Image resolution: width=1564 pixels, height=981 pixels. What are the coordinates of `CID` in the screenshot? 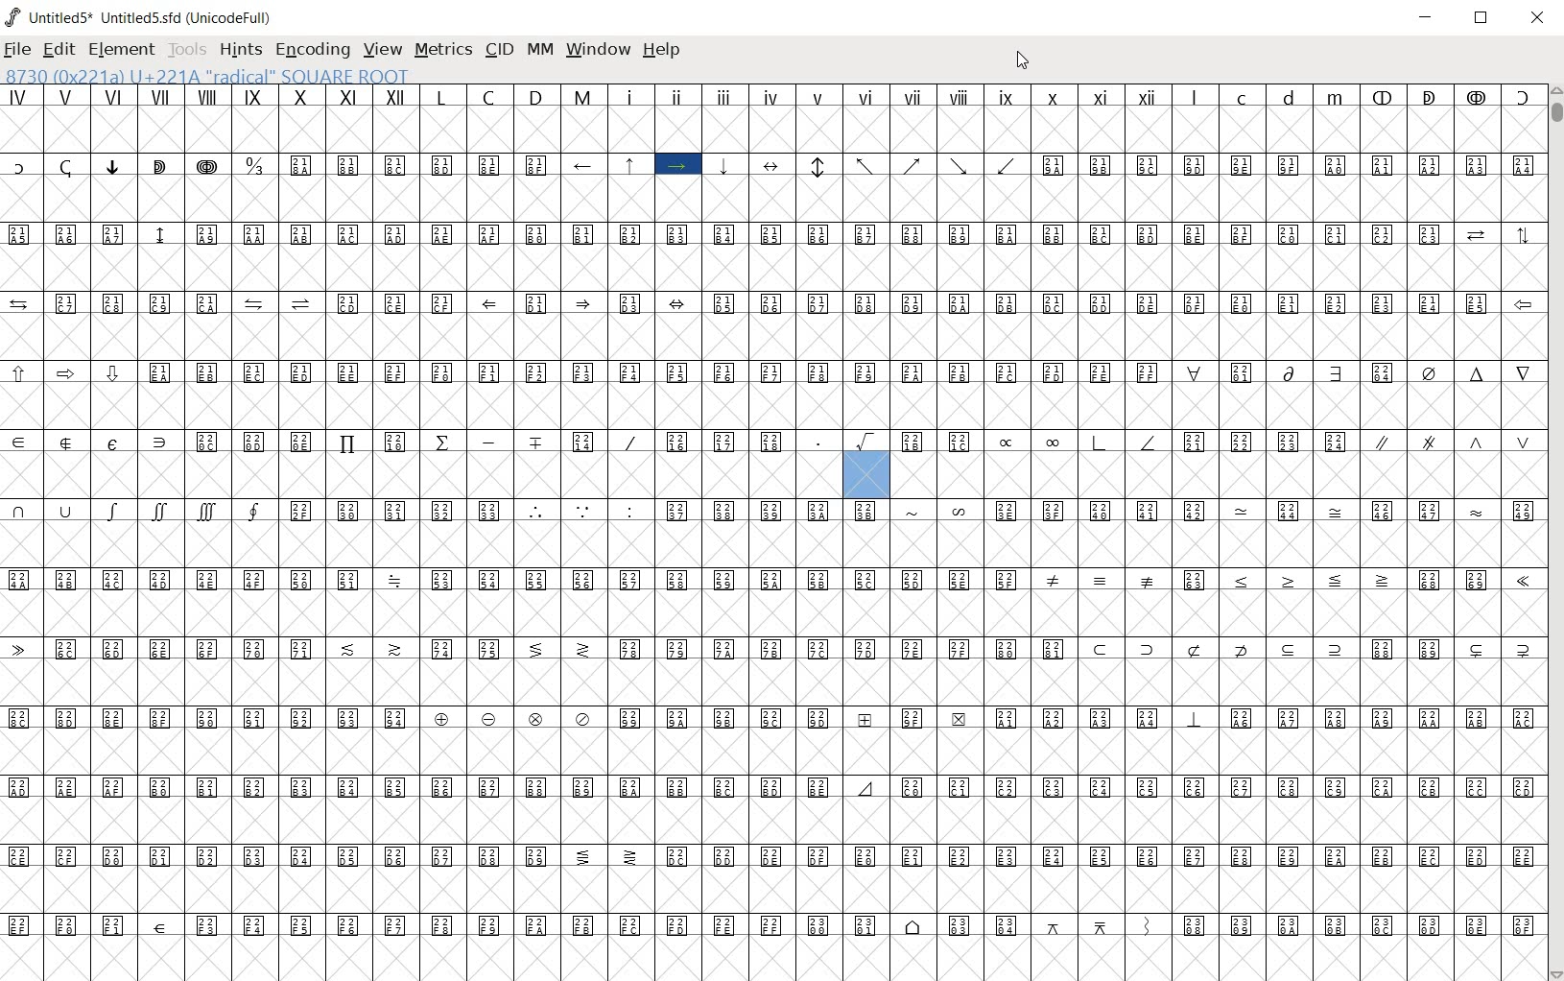 It's located at (498, 49).